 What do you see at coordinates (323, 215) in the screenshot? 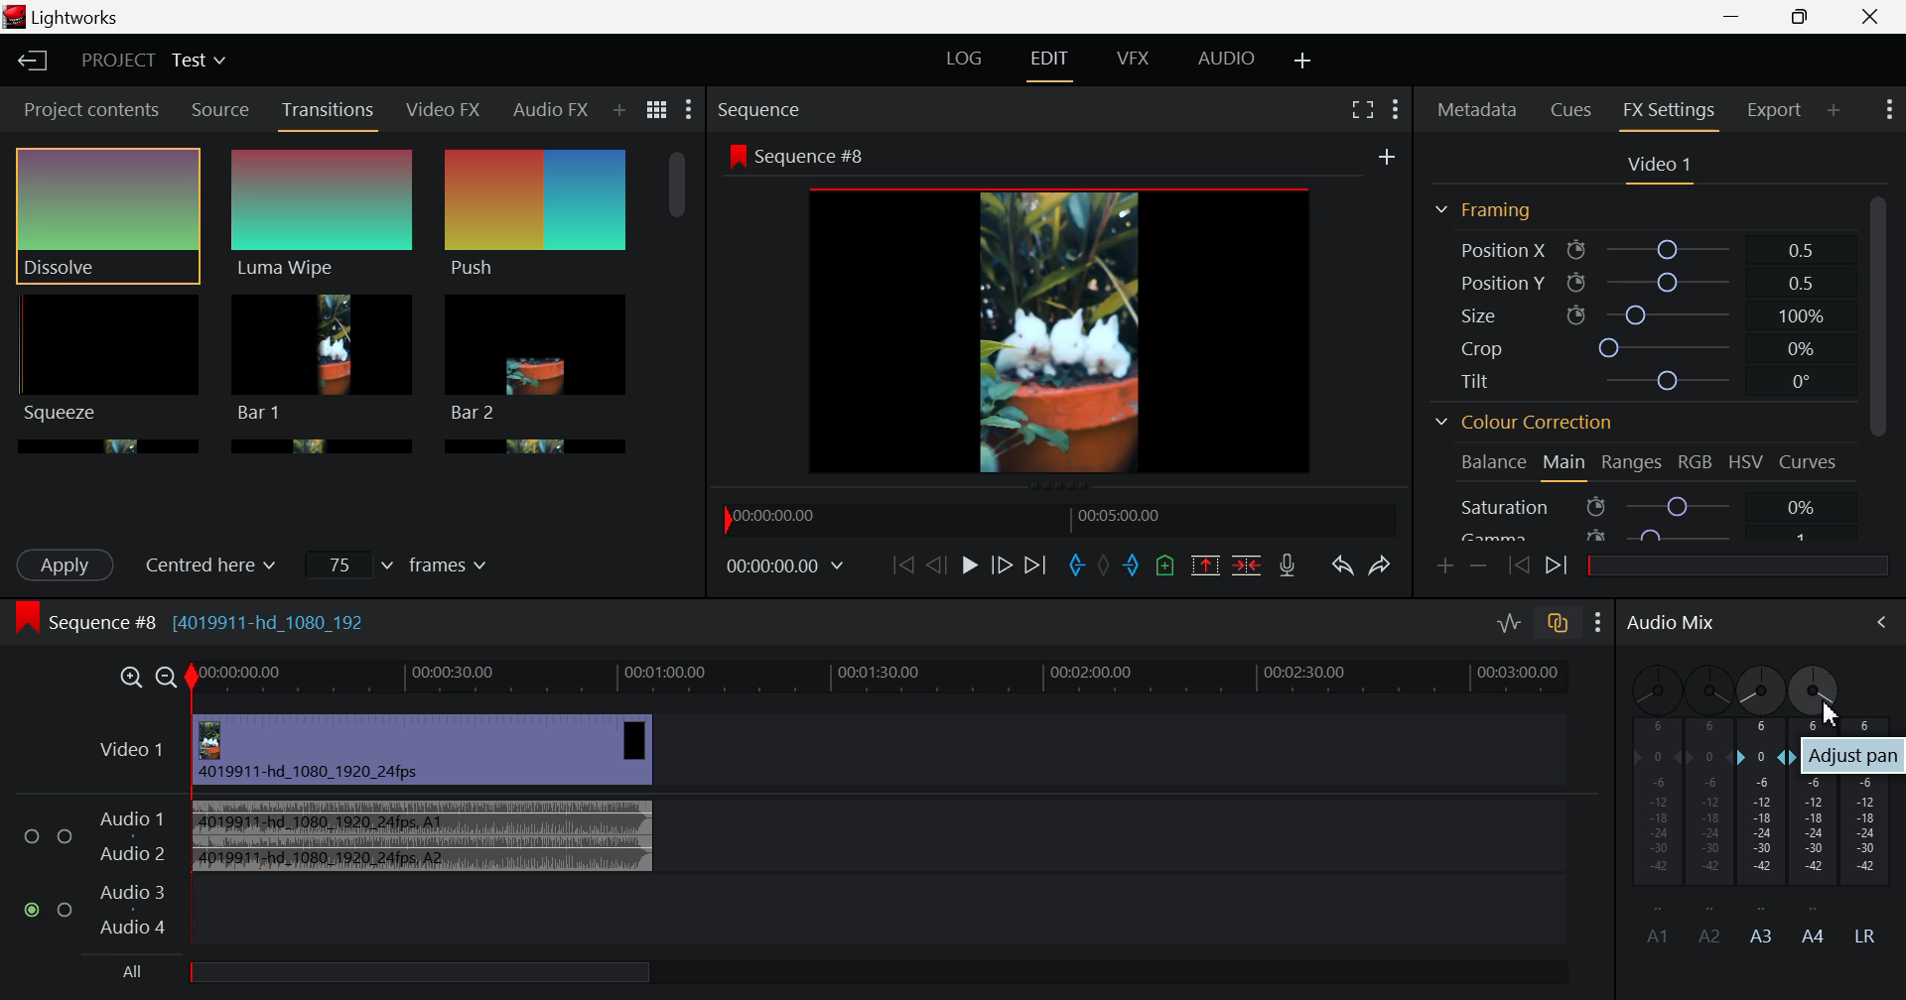
I see `Luma Wipe` at bounding box center [323, 215].